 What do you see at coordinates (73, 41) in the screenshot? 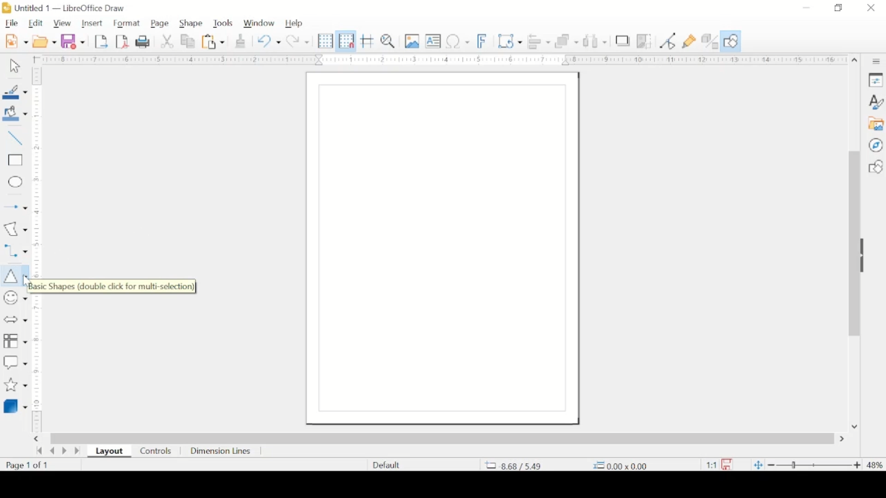
I see `save` at bounding box center [73, 41].